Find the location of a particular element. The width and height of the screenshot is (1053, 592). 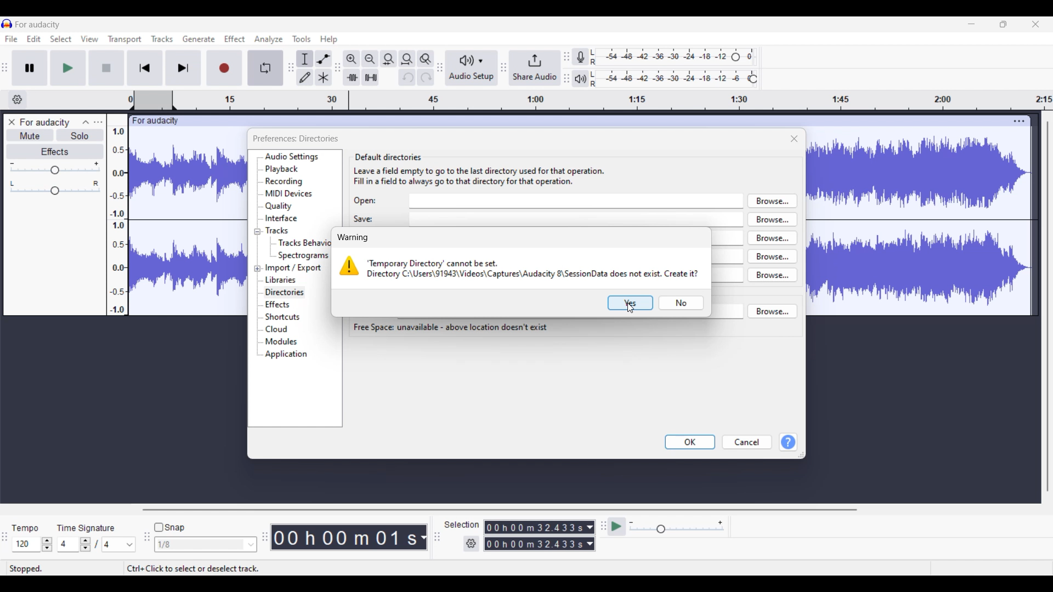

browse is located at coordinates (773, 310).